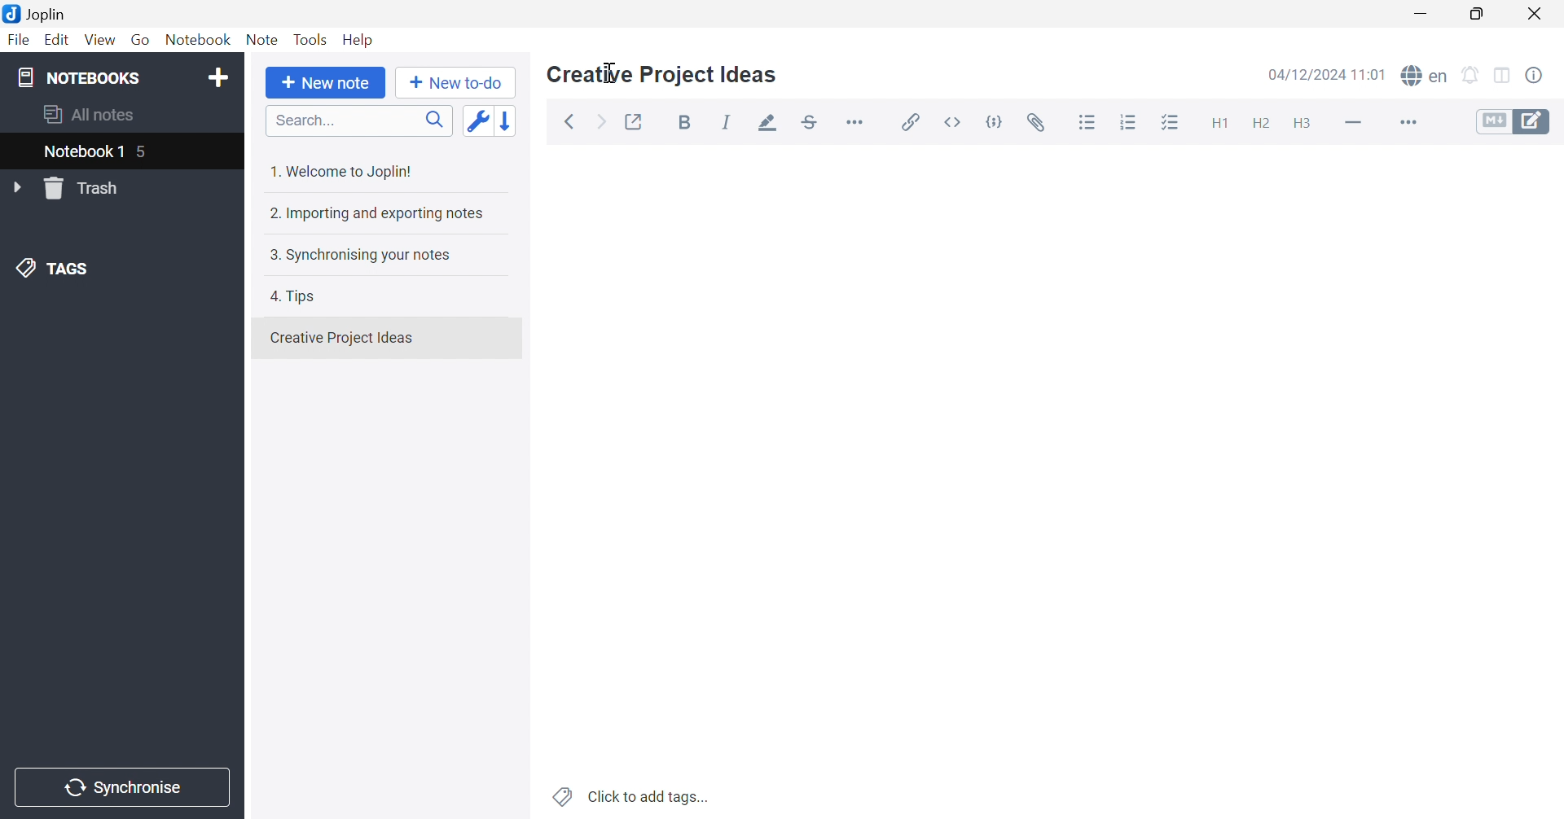  What do you see at coordinates (1324, 75) in the screenshot?
I see `04/12/2024` at bounding box center [1324, 75].